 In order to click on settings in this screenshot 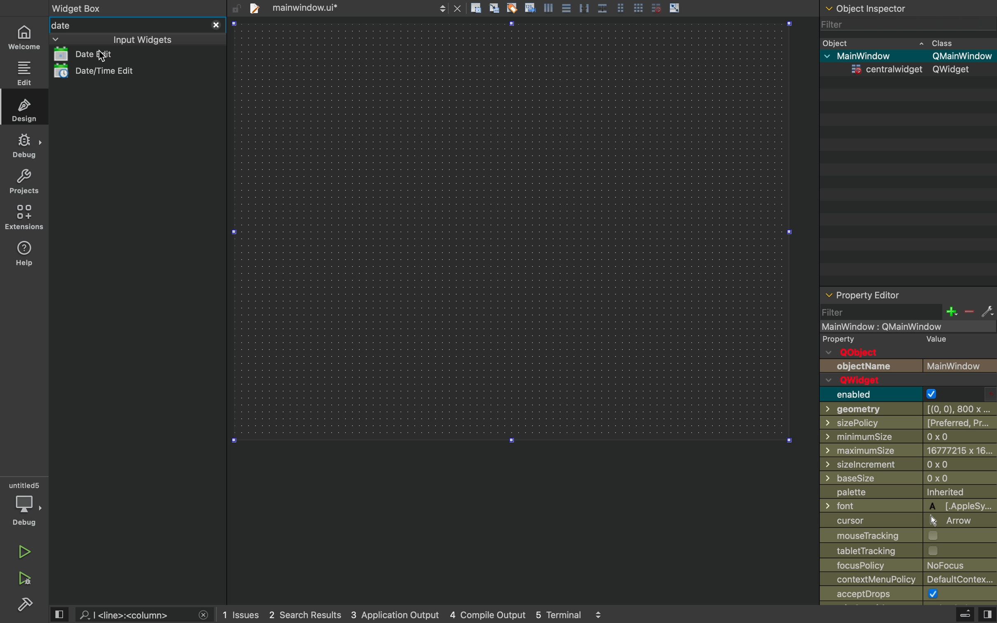, I will do `click(987, 311)`.